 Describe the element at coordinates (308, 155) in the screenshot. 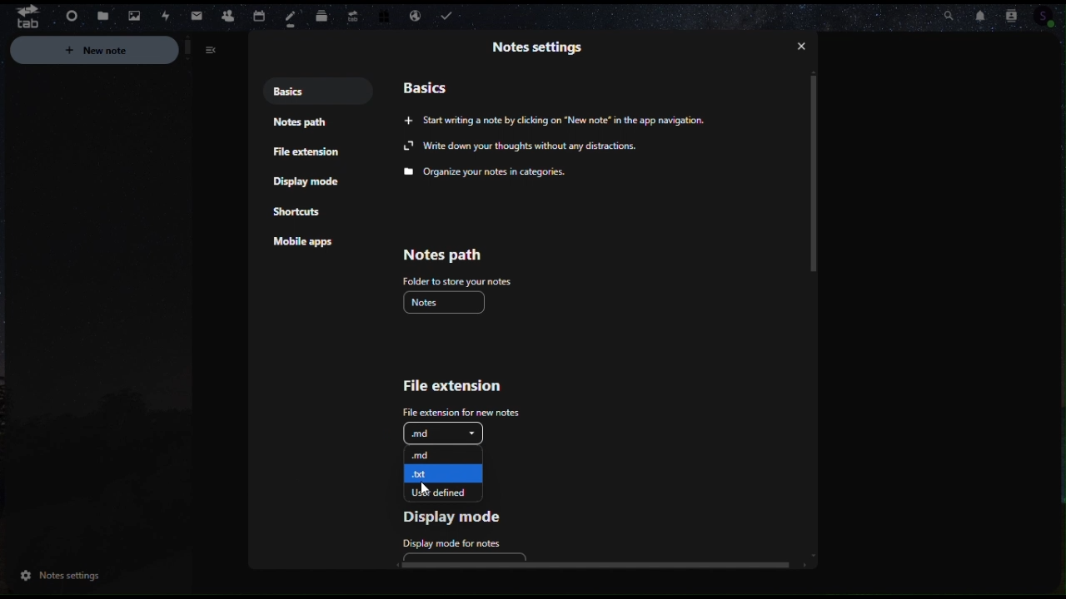

I see `File extension` at that location.